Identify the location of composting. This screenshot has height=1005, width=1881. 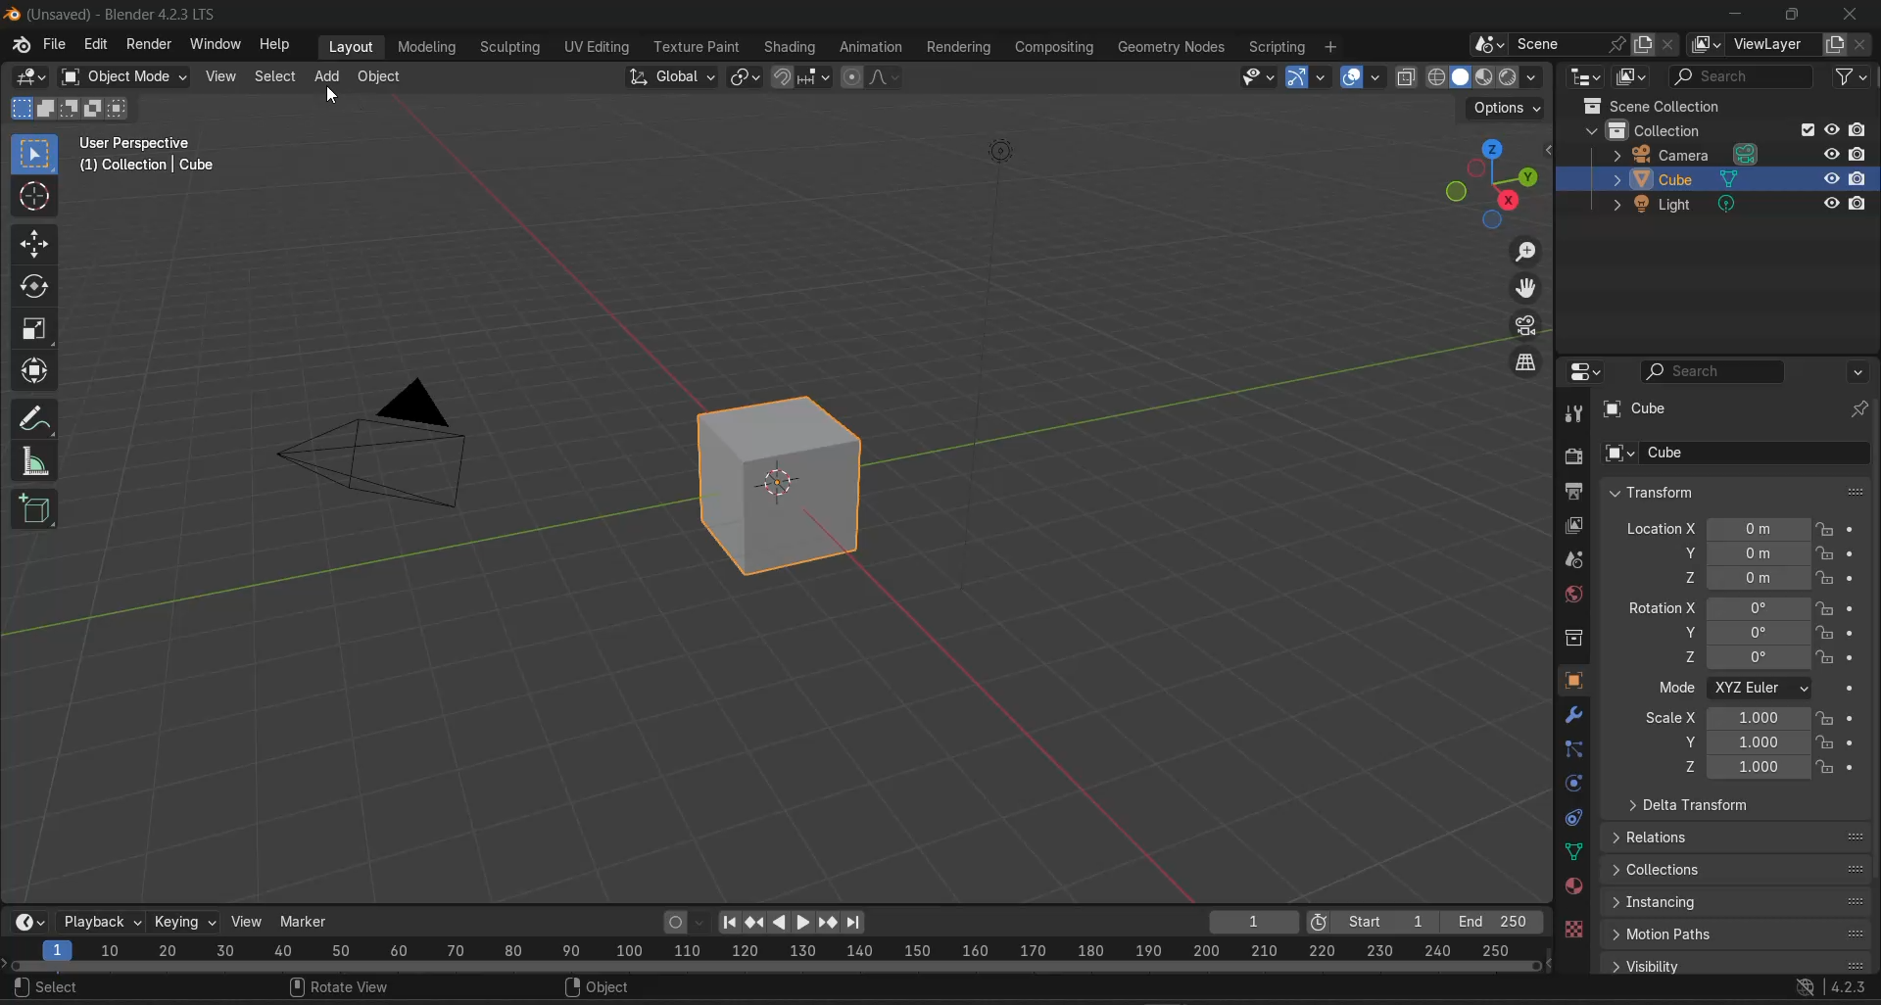
(1057, 45).